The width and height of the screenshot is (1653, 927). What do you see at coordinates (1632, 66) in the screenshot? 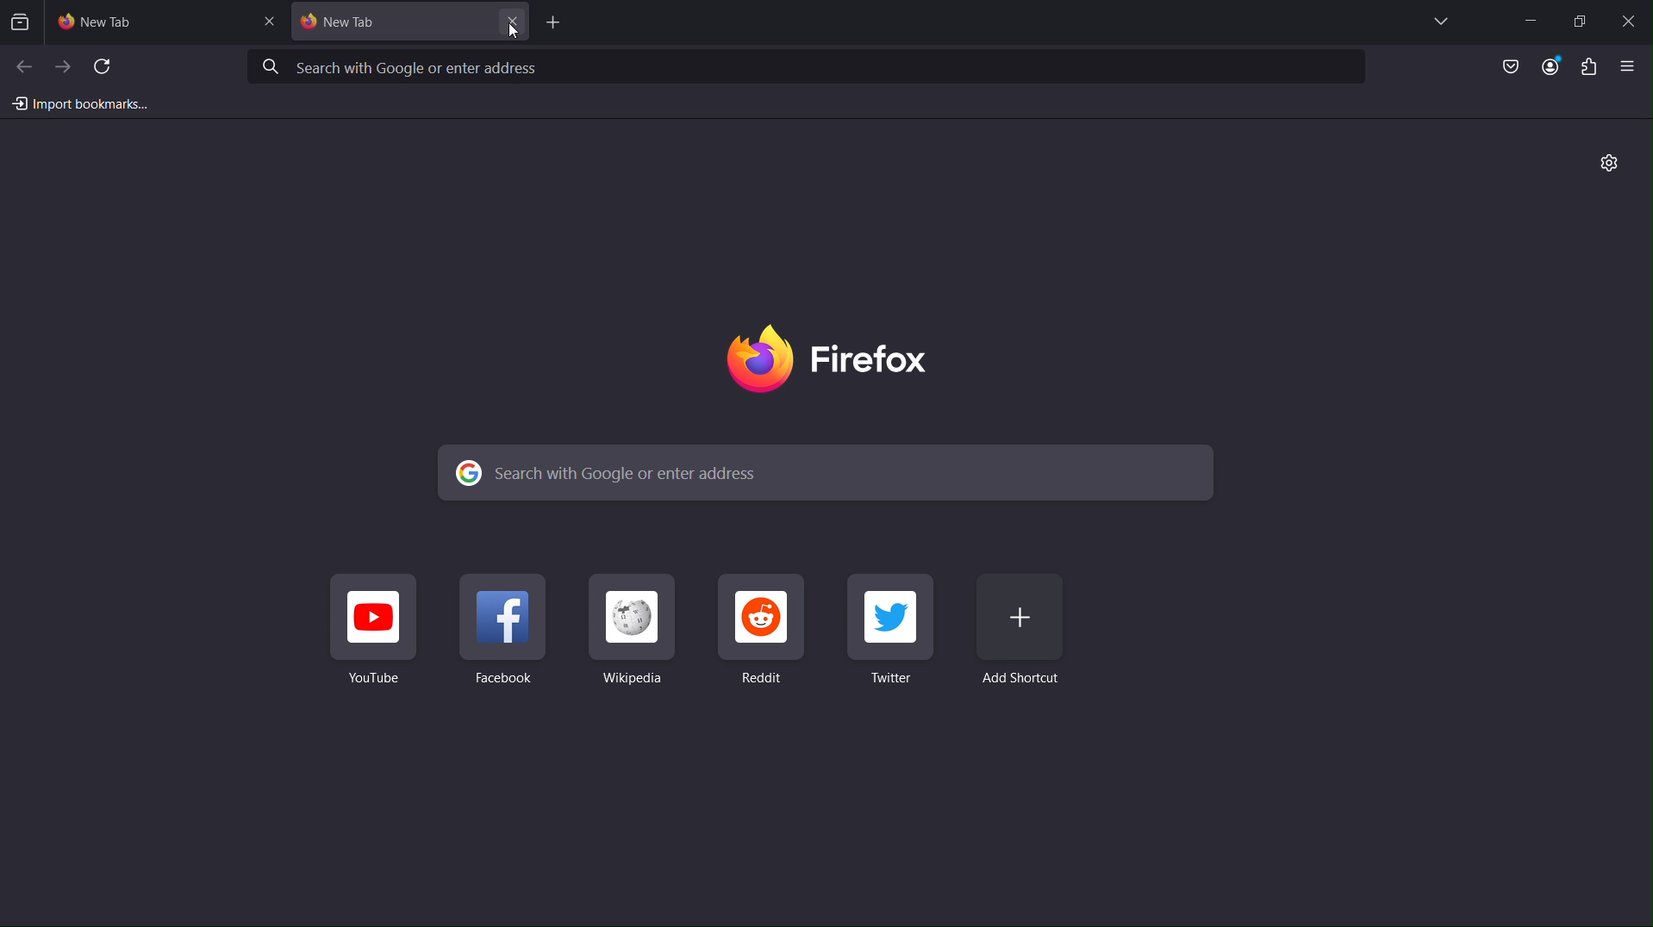
I see `Show Application Menu` at bounding box center [1632, 66].